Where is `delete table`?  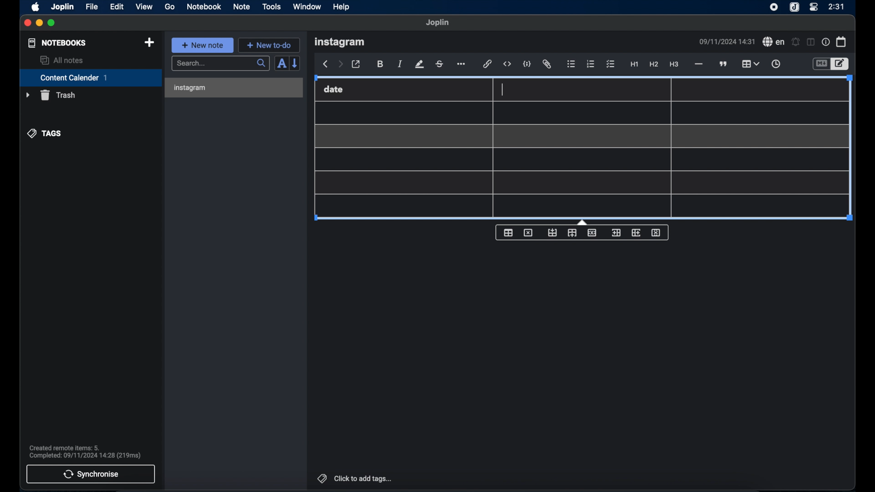
delete table is located at coordinates (528, 232).